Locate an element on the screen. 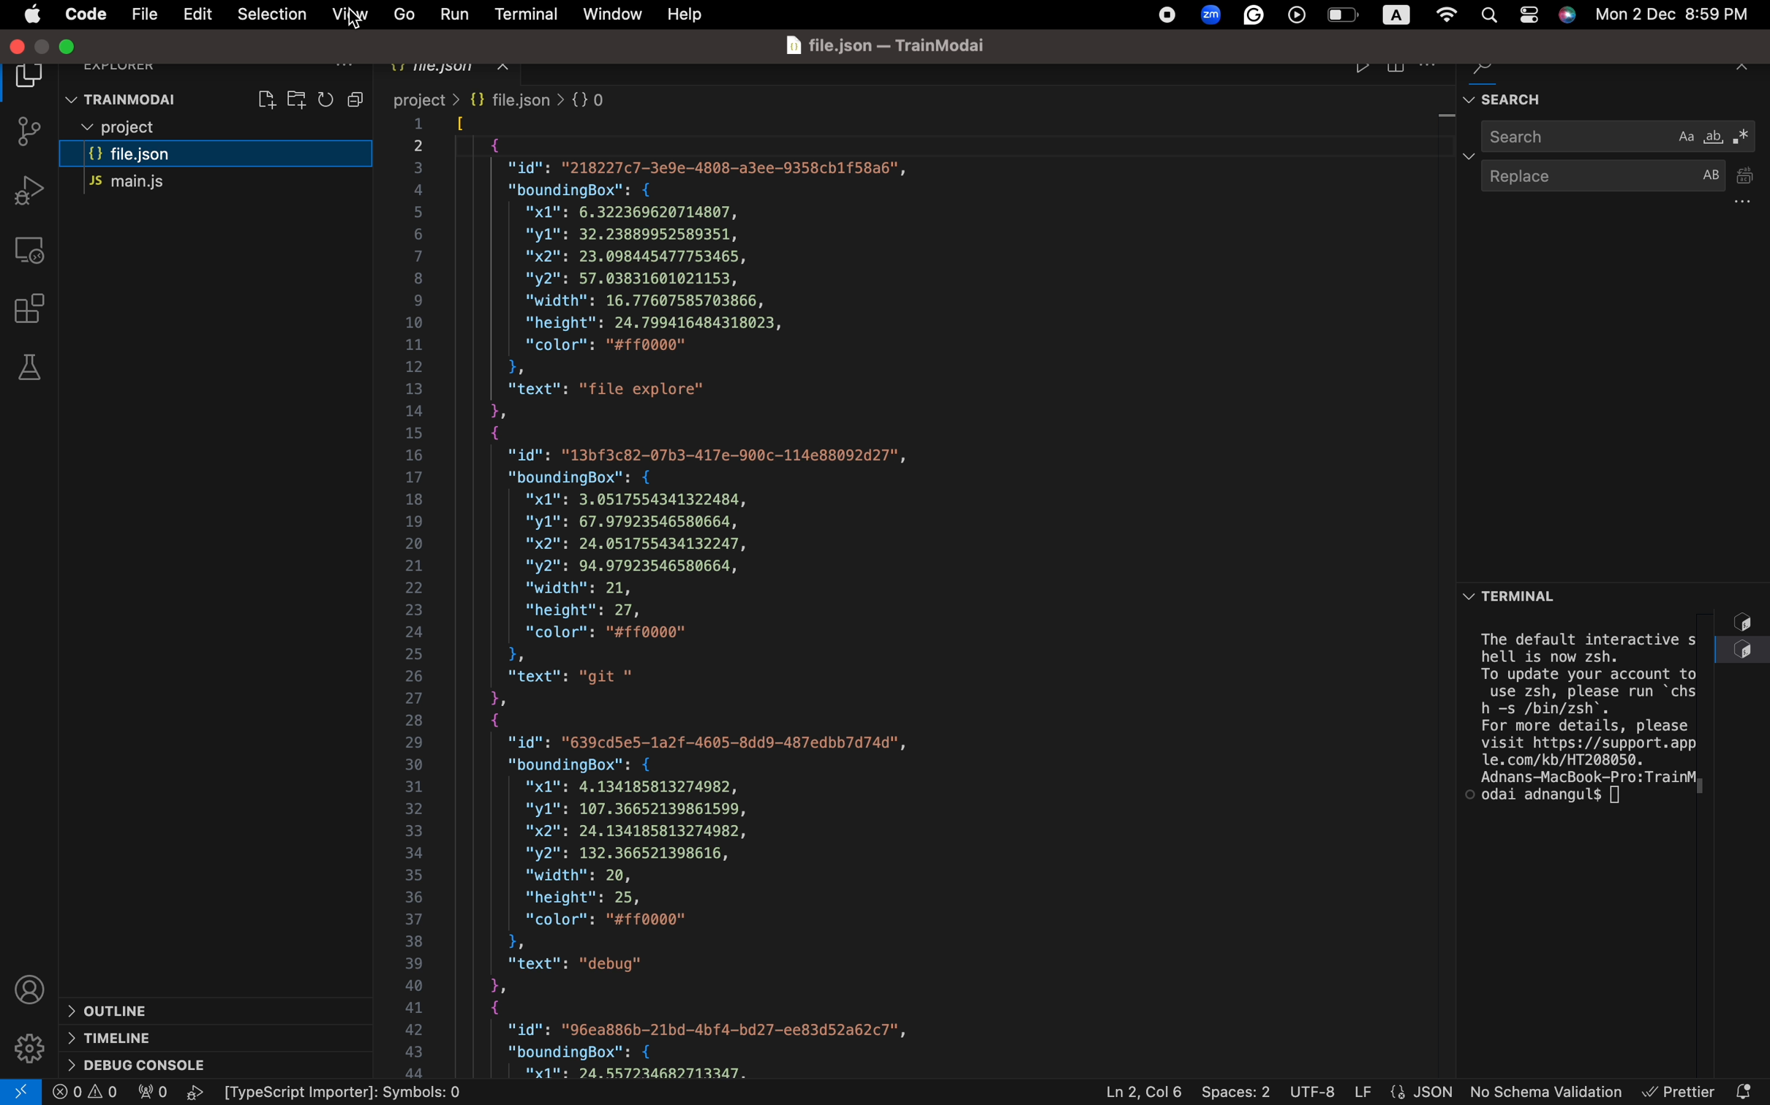 Image resolution: width=1770 pixels, height=1105 pixels. git is located at coordinates (23, 134).